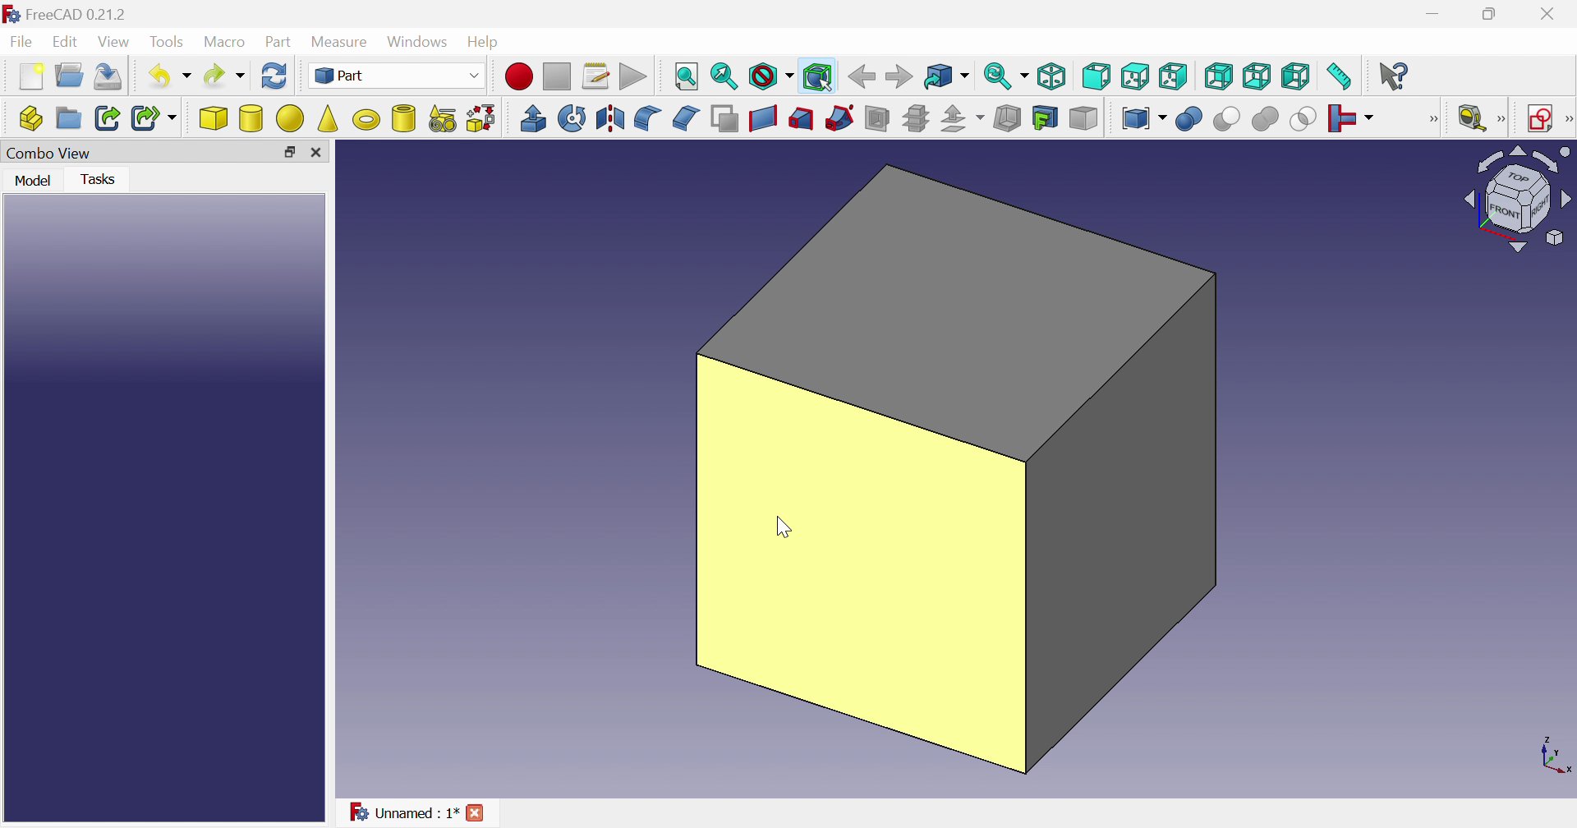  Describe the element at coordinates (68, 44) in the screenshot. I see `Edit` at that location.